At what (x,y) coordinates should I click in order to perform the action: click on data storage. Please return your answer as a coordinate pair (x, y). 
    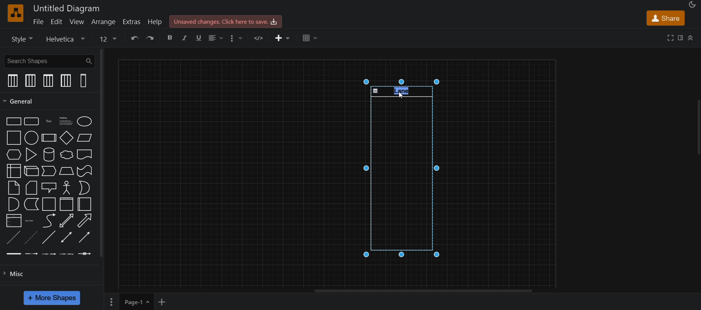
    Looking at the image, I should click on (31, 205).